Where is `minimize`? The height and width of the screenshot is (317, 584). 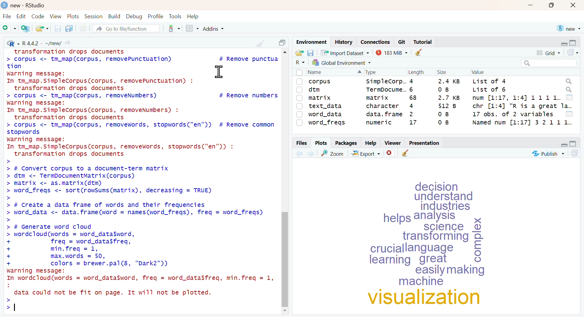
minimize is located at coordinates (564, 43).